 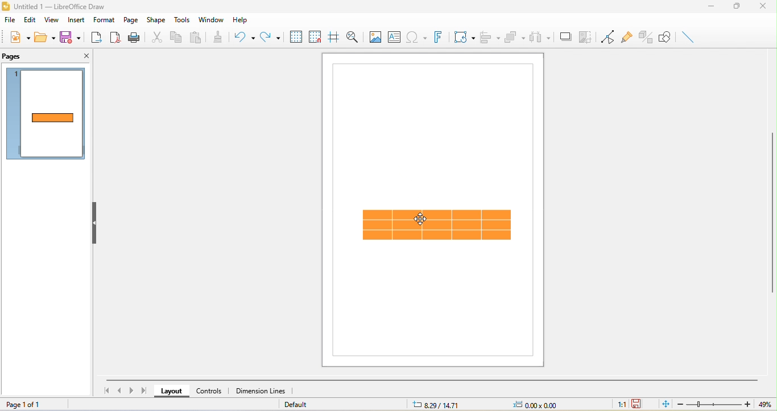 What do you see at coordinates (628, 36) in the screenshot?
I see `gluepoint function` at bounding box center [628, 36].